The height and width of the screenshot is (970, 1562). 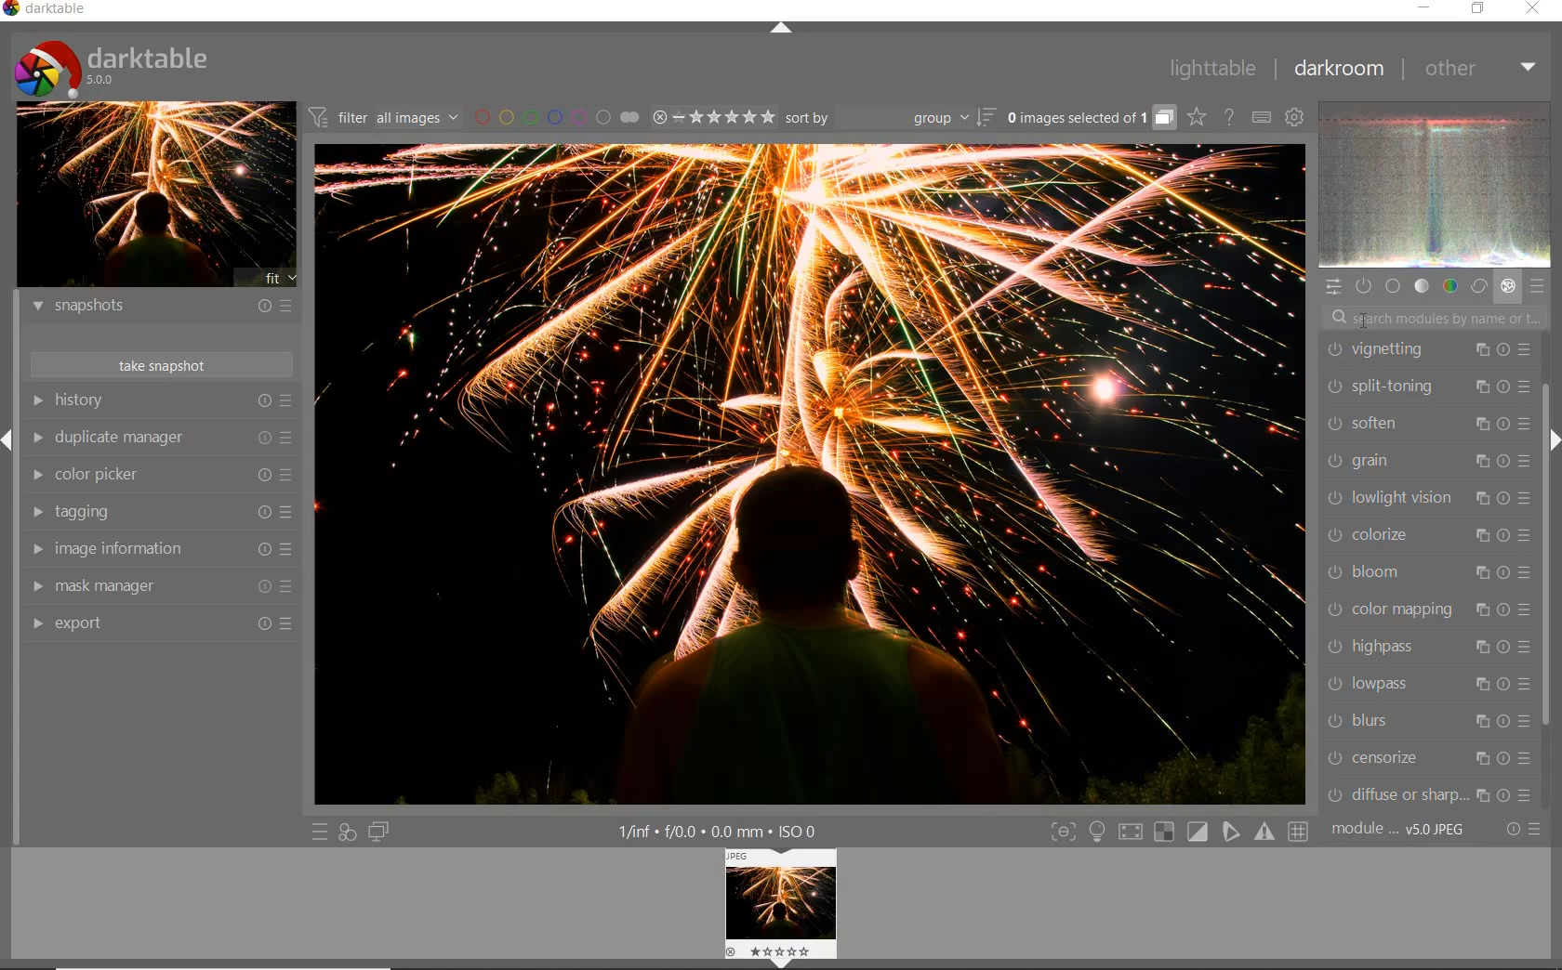 What do you see at coordinates (1367, 321) in the screenshot?
I see `CURSOR` at bounding box center [1367, 321].